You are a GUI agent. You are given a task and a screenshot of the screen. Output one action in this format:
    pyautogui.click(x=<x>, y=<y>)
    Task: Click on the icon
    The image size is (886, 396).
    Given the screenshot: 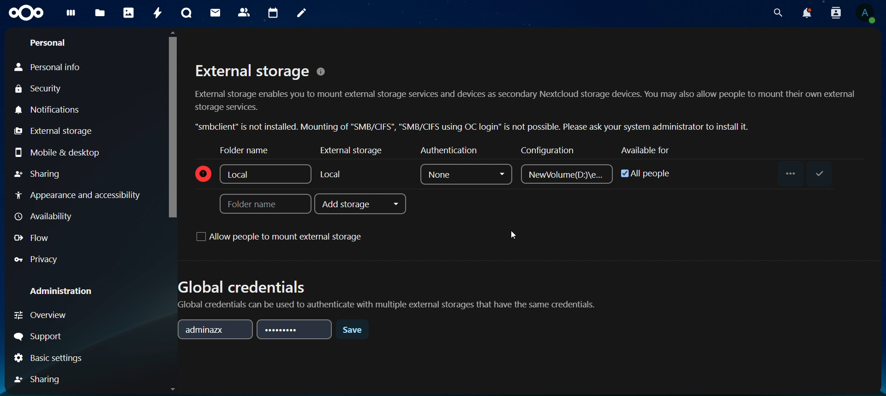 What is the action you would take?
    pyautogui.click(x=26, y=12)
    